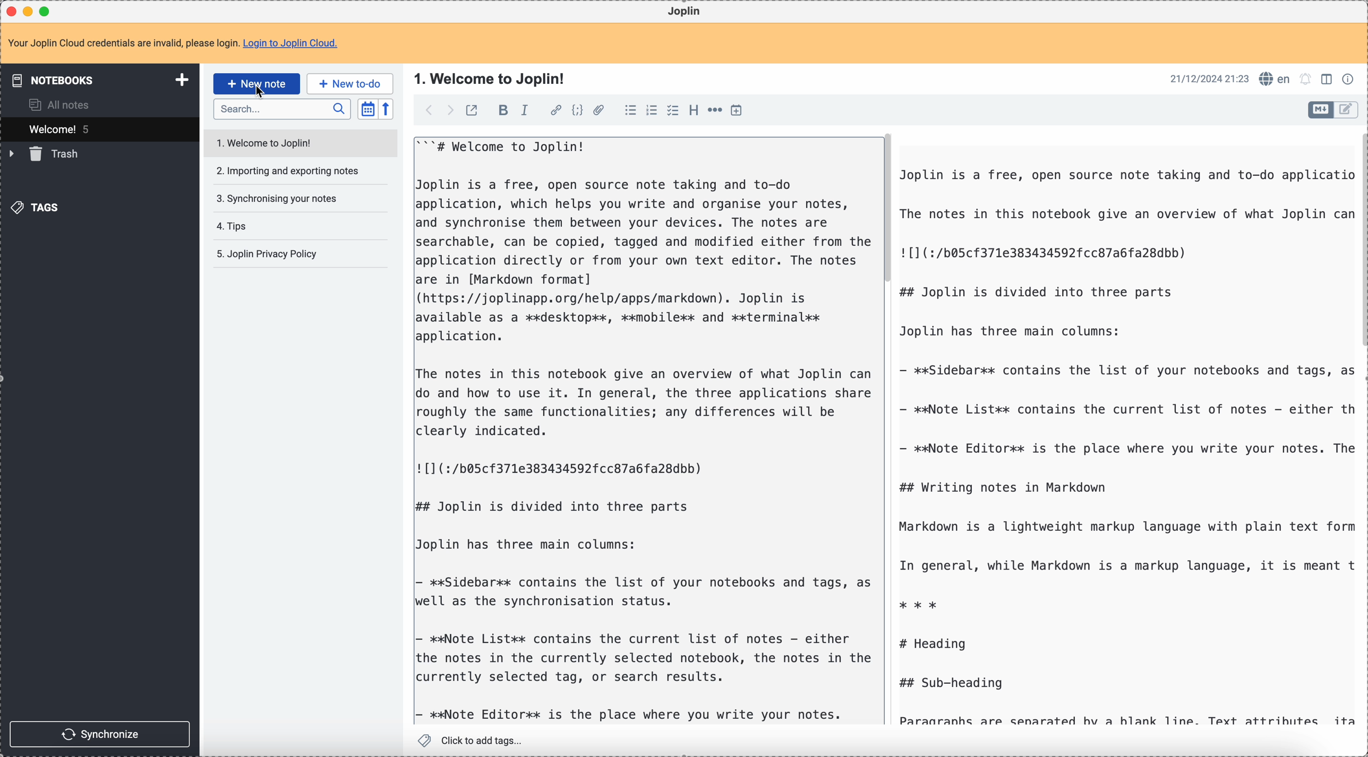 The height and width of the screenshot is (757, 1368). What do you see at coordinates (600, 111) in the screenshot?
I see `attach file` at bounding box center [600, 111].